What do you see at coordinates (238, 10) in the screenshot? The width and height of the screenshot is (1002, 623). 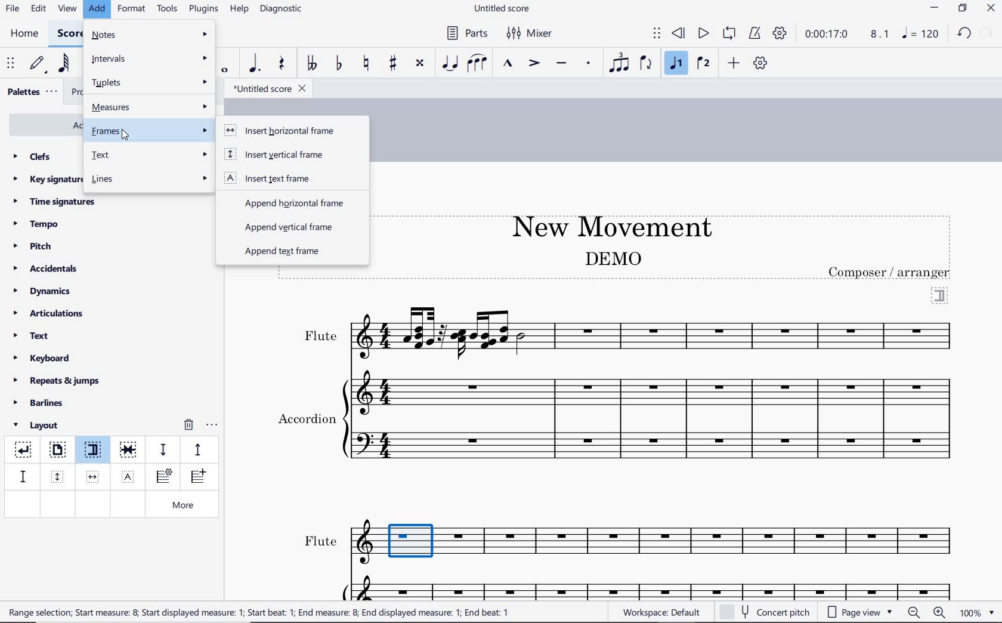 I see `help` at bounding box center [238, 10].